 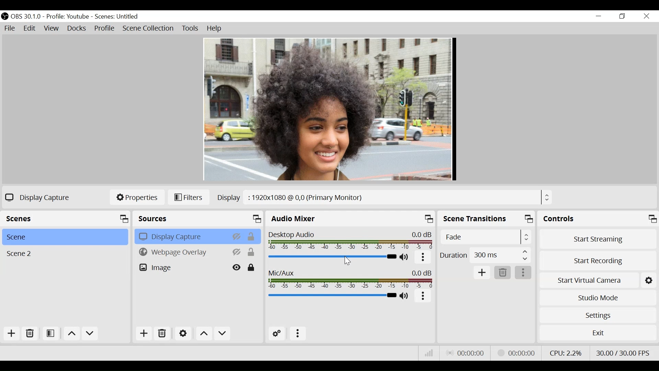 What do you see at coordinates (51, 334) in the screenshot?
I see `Open Filter Scene` at bounding box center [51, 334].